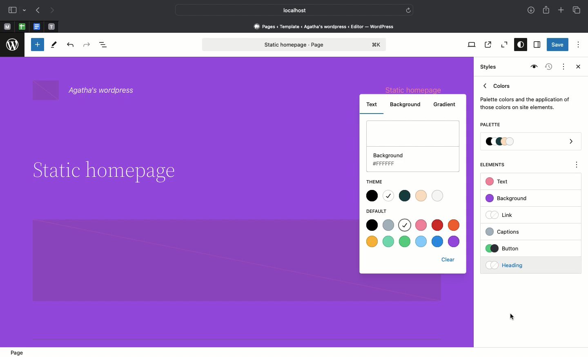  What do you see at coordinates (13, 45) in the screenshot?
I see `wordpress` at bounding box center [13, 45].